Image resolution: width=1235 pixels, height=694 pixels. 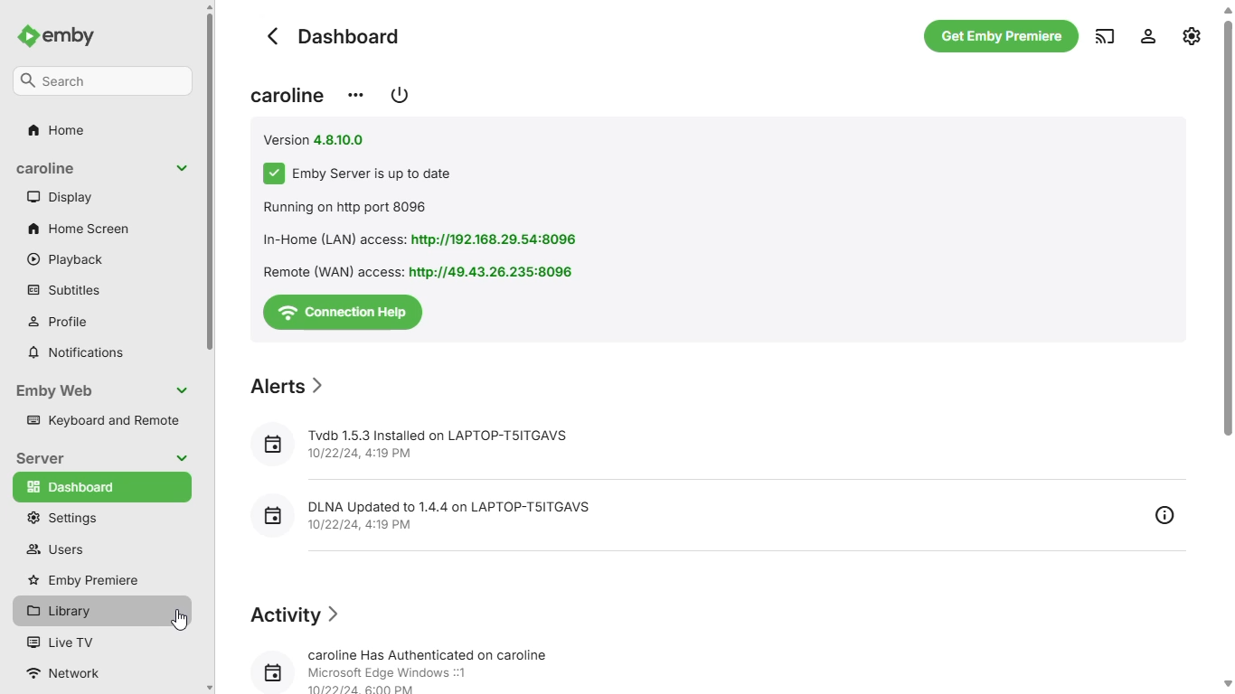 I want to click on network, so click(x=72, y=672).